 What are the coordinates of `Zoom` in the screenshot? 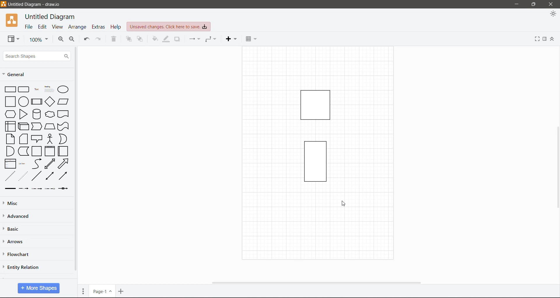 It's located at (38, 39).